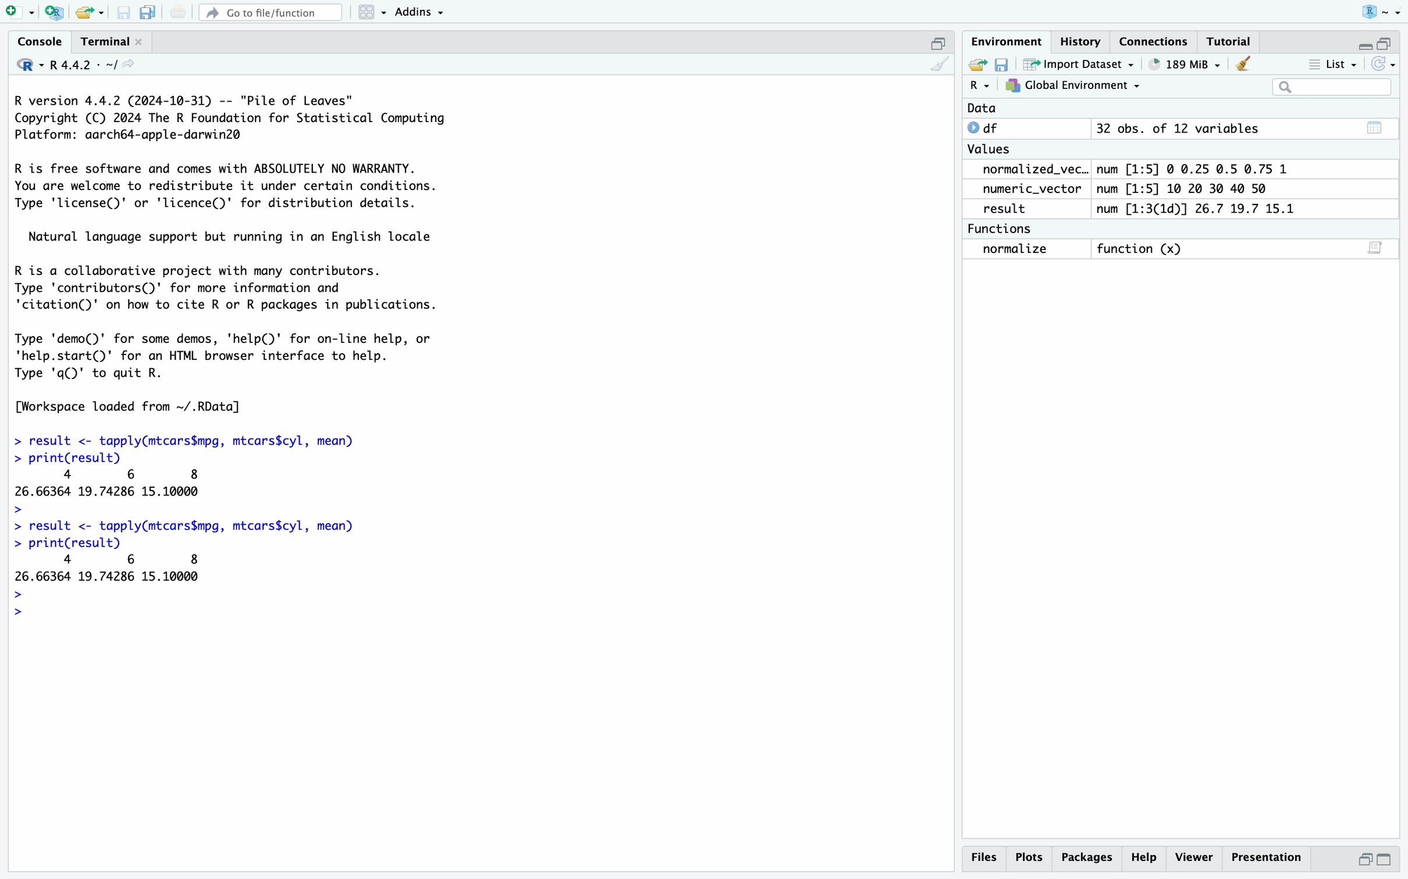  What do you see at coordinates (1008, 208) in the screenshot?
I see `result` at bounding box center [1008, 208].